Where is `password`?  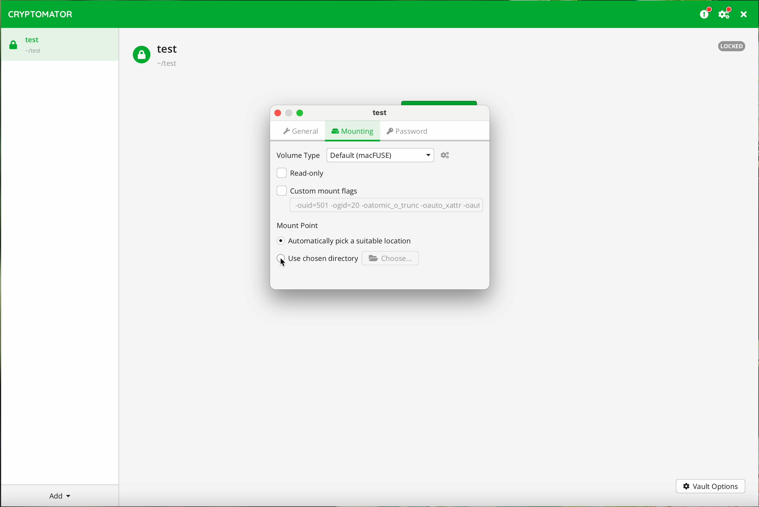 password is located at coordinates (406, 131).